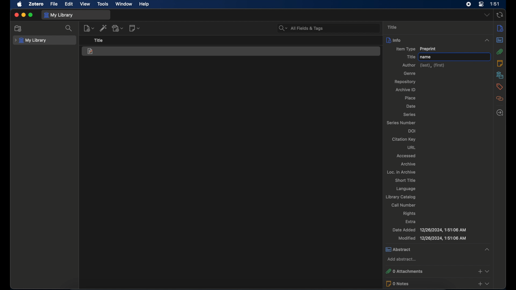 The width and height of the screenshot is (516, 290). What do you see at coordinates (404, 139) in the screenshot?
I see `citation key` at bounding box center [404, 139].